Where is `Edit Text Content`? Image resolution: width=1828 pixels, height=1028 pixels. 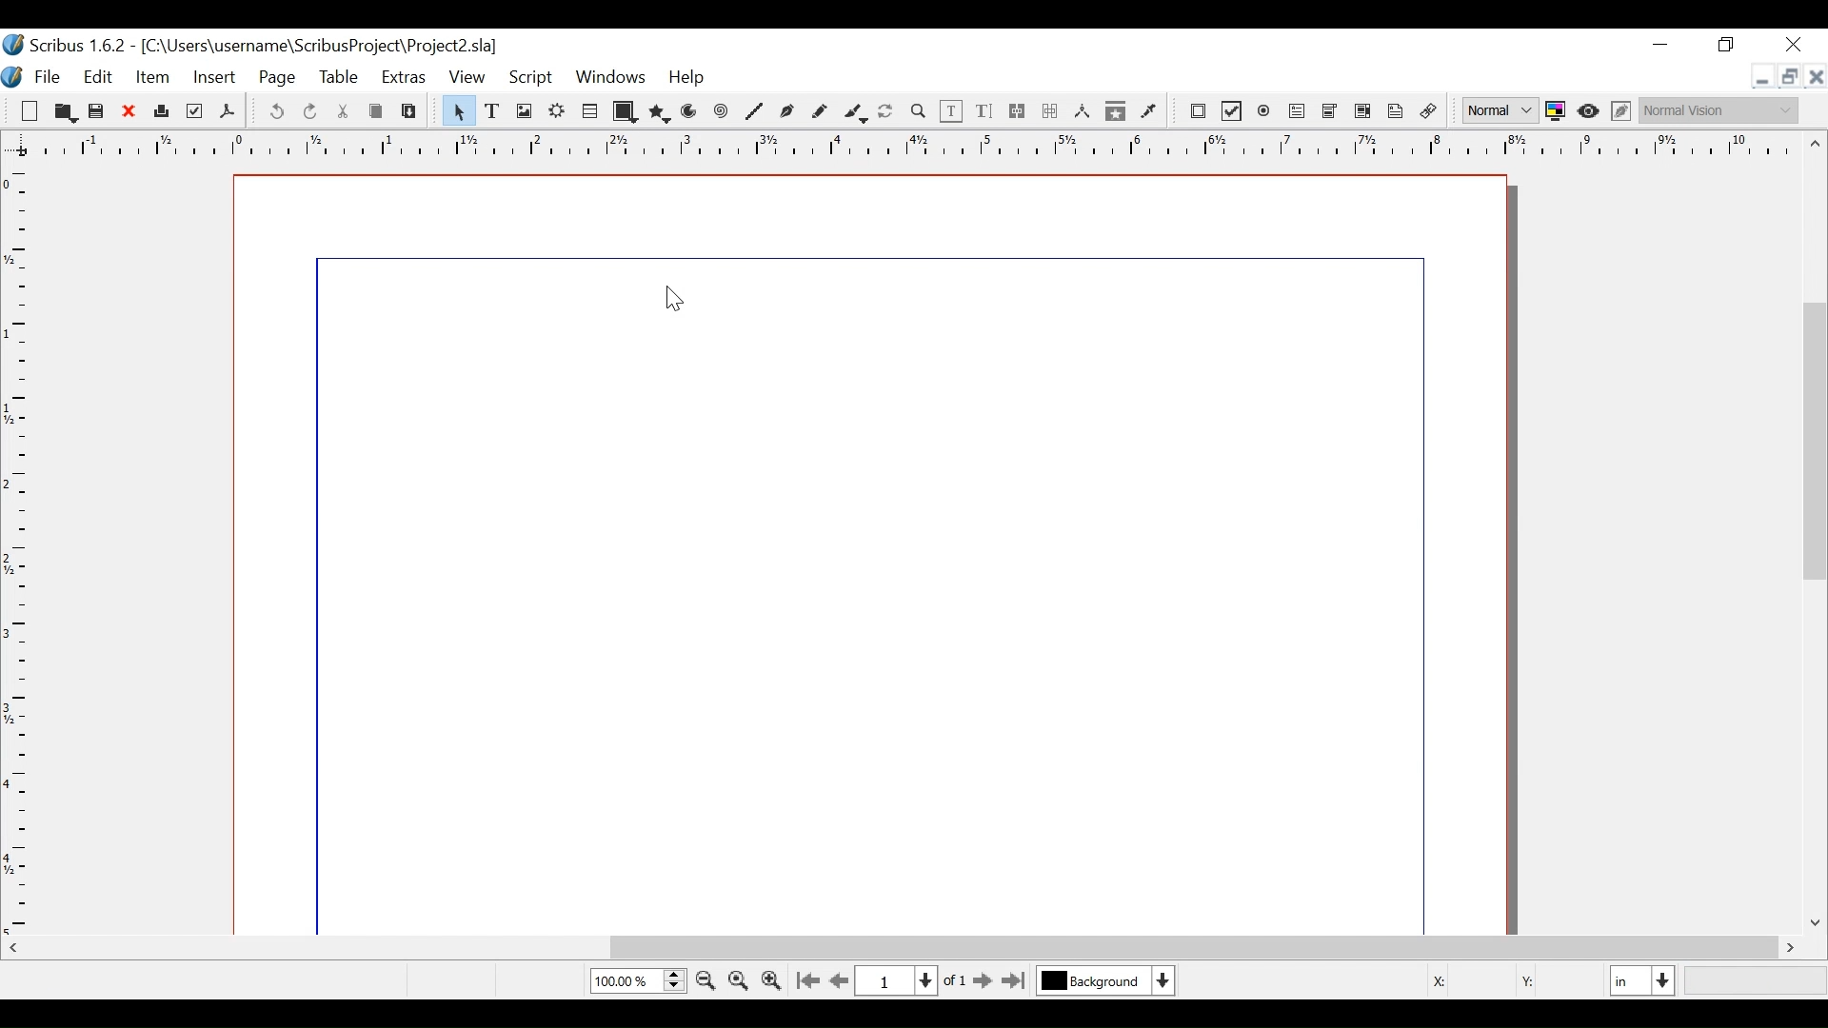
Edit Text Content is located at coordinates (952, 111).